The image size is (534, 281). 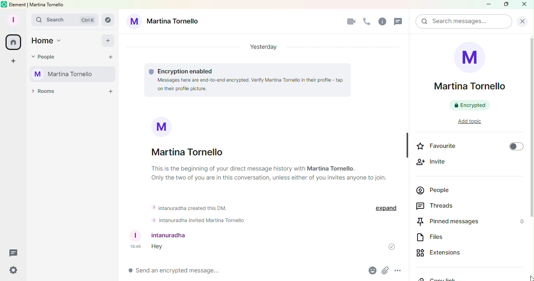 What do you see at coordinates (522, 21) in the screenshot?
I see `Close` at bounding box center [522, 21].